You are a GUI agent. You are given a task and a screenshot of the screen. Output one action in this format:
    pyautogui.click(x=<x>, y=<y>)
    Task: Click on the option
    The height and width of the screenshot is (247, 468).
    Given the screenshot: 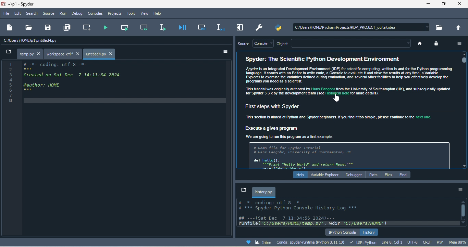 What is the action you would take?
    pyautogui.click(x=460, y=43)
    